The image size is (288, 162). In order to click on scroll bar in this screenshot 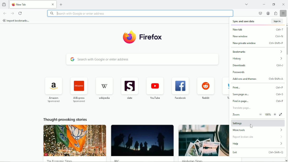, I will do `click(286, 41)`.